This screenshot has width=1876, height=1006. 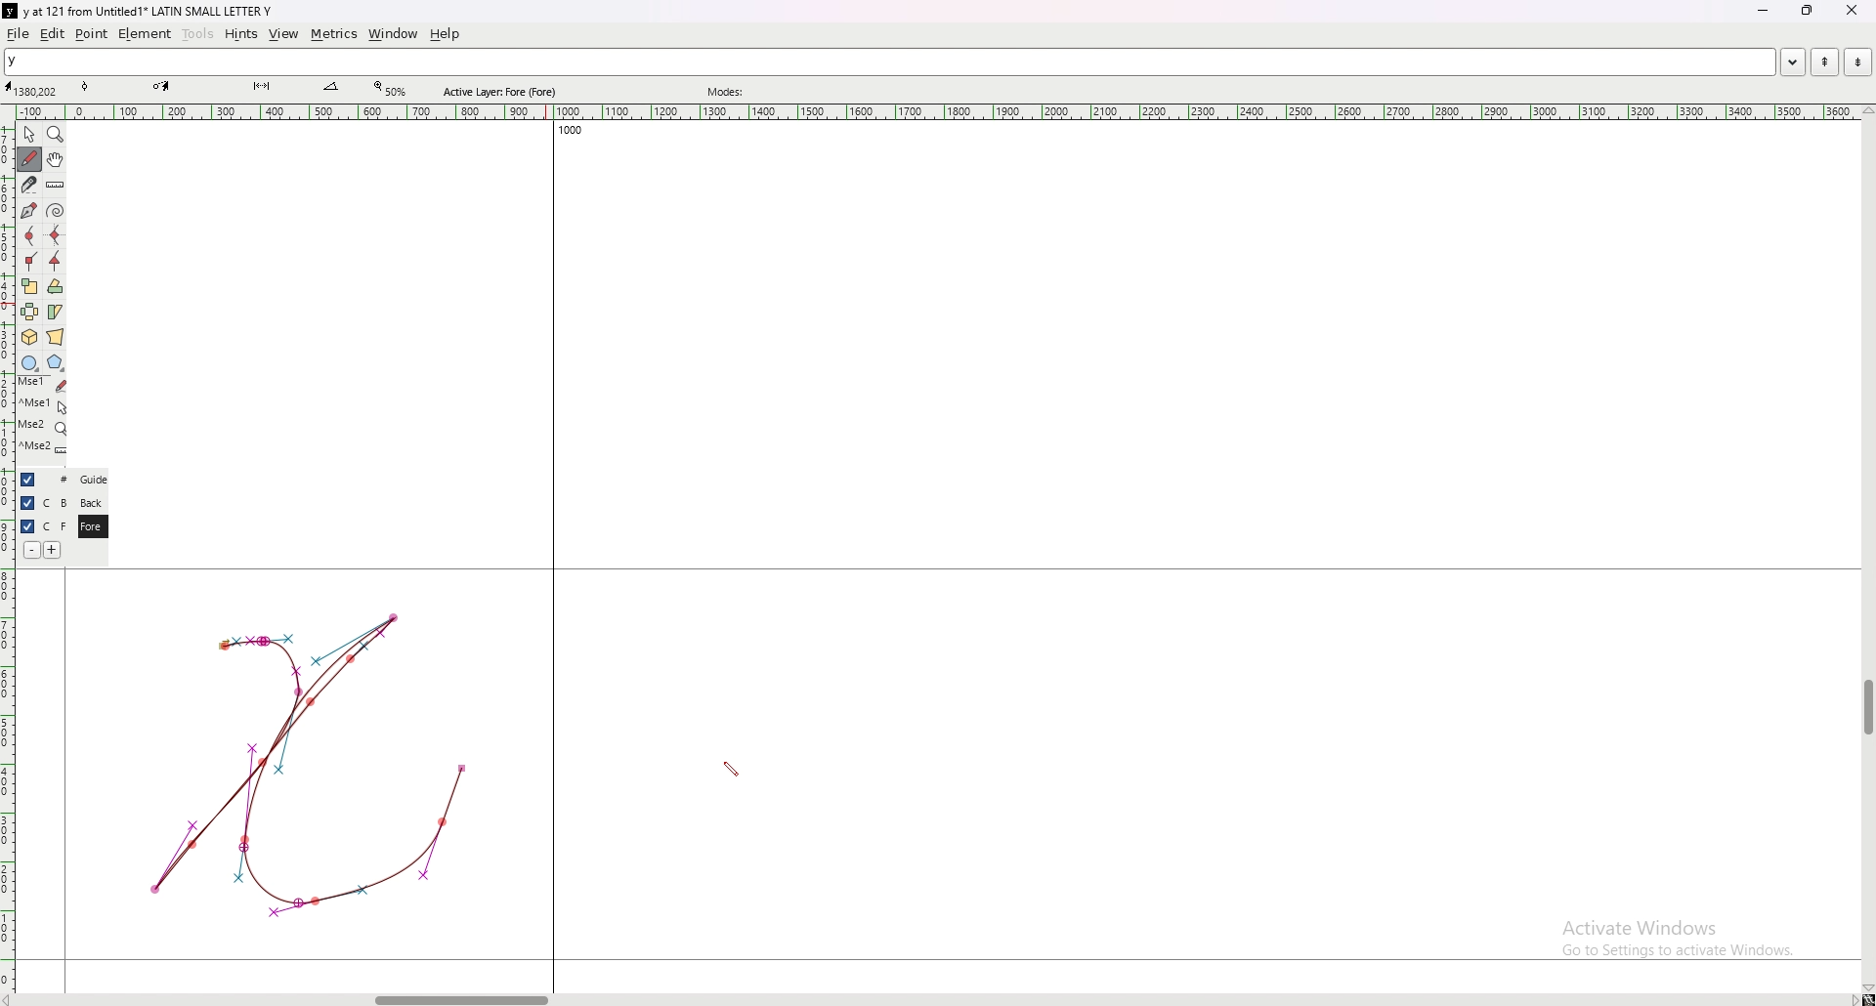 What do you see at coordinates (394, 34) in the screenshot?
I see `window` at bounding box center [394, 34].